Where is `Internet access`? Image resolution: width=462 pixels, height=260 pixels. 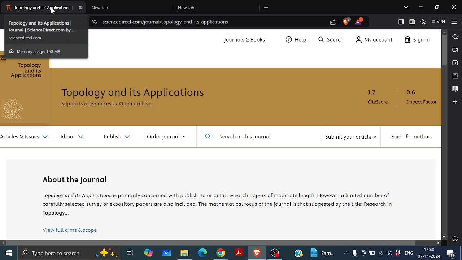
Internet access is located at coordinates (381, 253).